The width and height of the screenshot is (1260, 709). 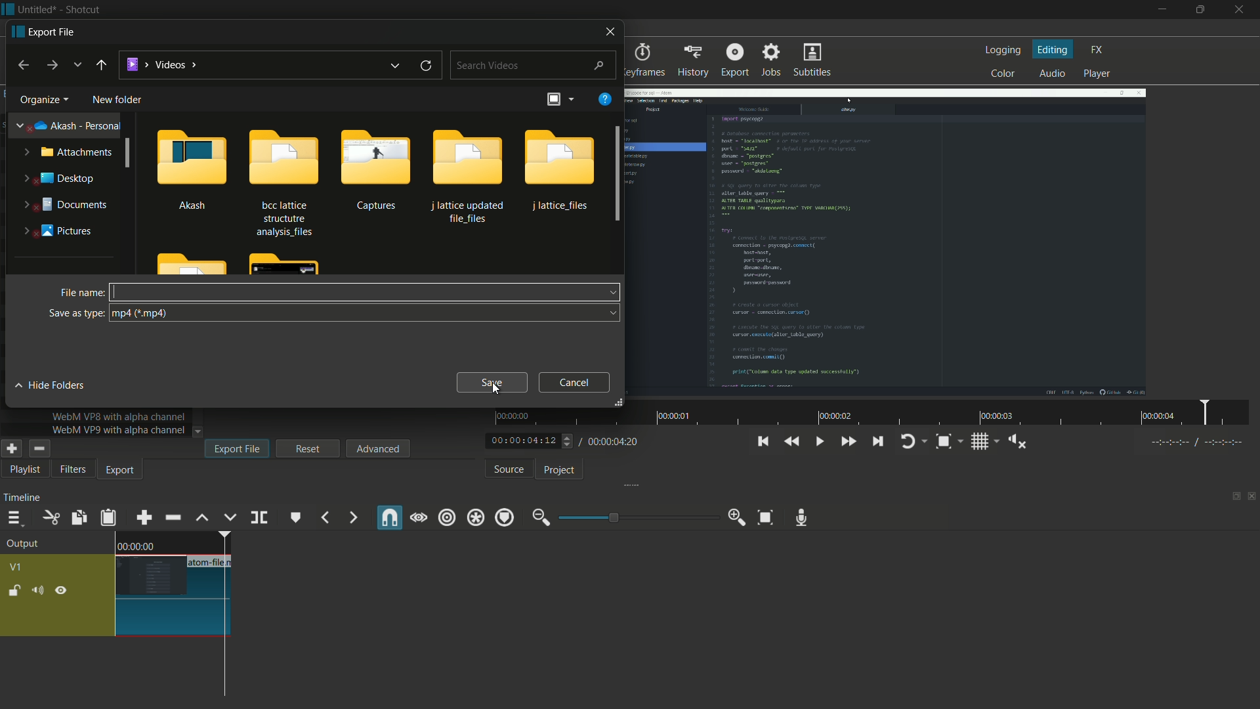 What do you see at coordinates (45, 32) in the screenshot?
I see `export` at bounding box center [45, 32].